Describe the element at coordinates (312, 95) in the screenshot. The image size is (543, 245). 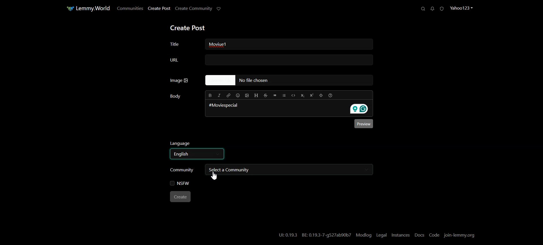
I see `Superscript` at that location.